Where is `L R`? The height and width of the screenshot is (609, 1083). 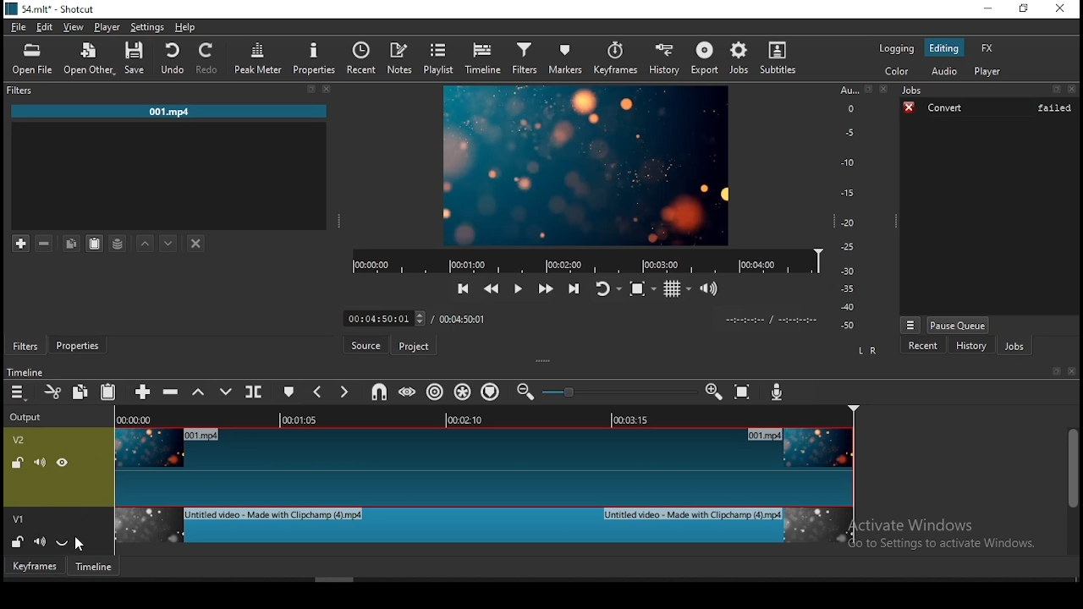 L R is located at coordinates (866, 351).